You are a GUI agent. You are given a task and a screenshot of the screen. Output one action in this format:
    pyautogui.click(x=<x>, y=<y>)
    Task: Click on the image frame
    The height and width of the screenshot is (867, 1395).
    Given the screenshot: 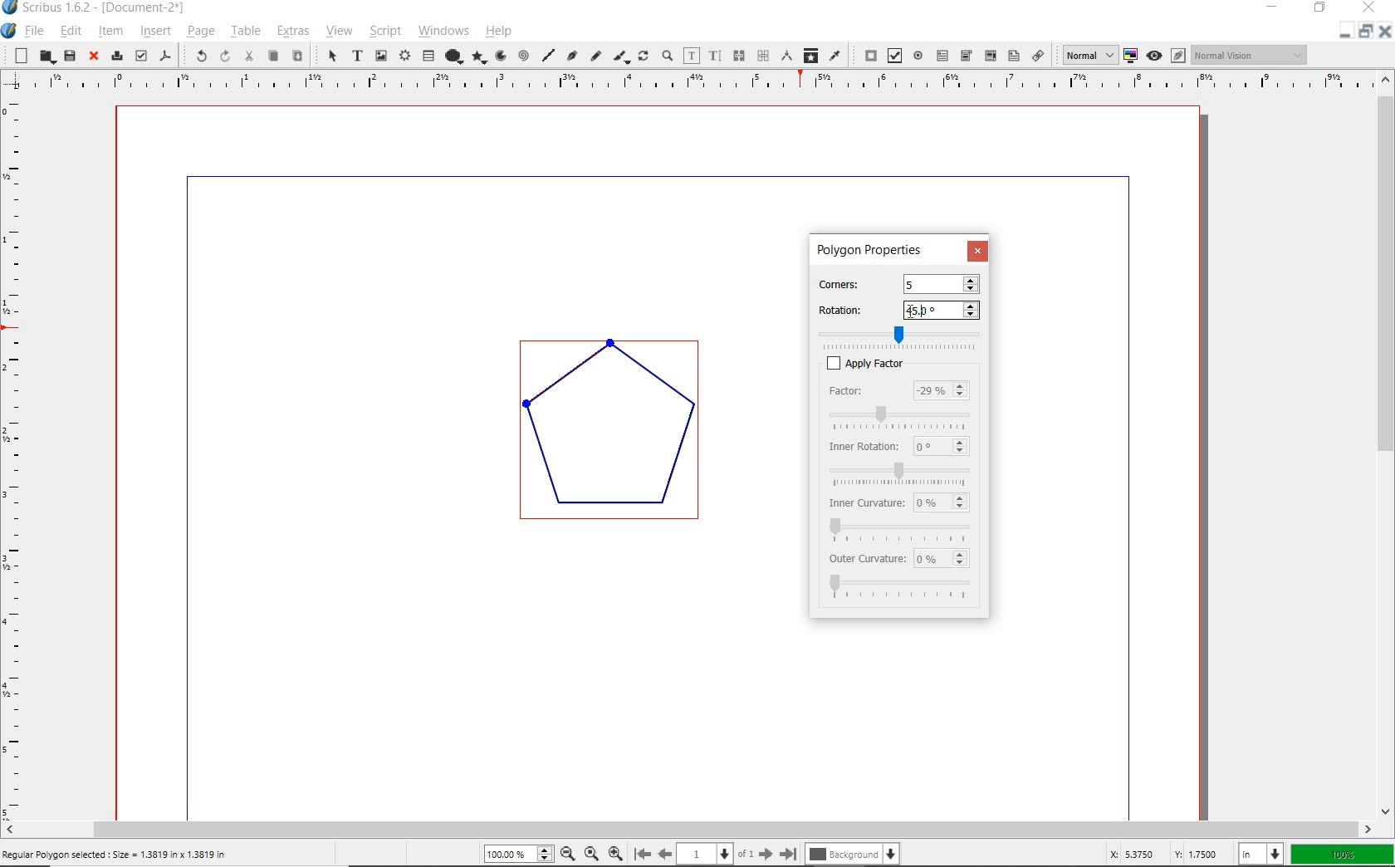 What is the action you would take?
    pyautogui.click(x=379, y=55)
    